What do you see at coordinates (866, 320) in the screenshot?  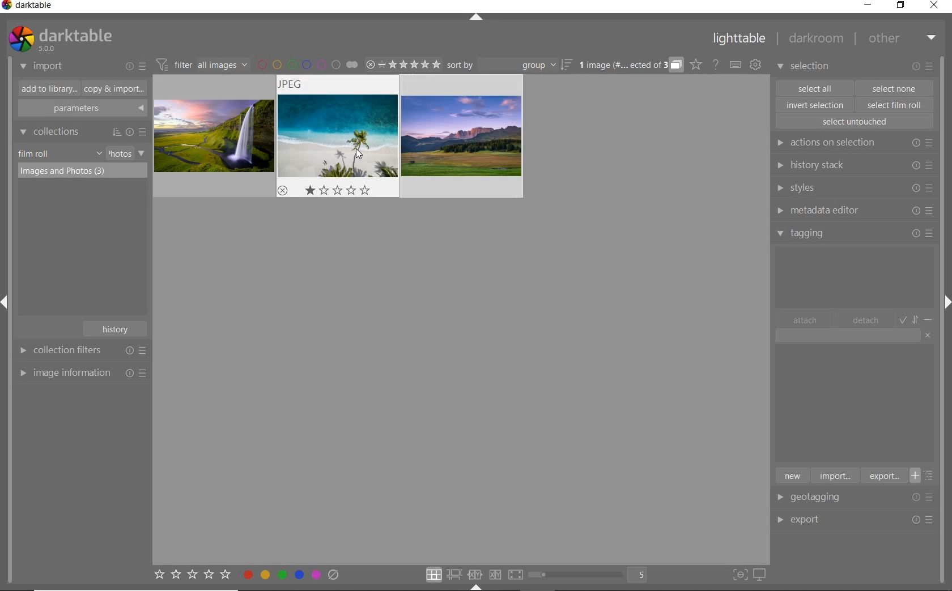 I see `detach` at bounding box center [866, 320].